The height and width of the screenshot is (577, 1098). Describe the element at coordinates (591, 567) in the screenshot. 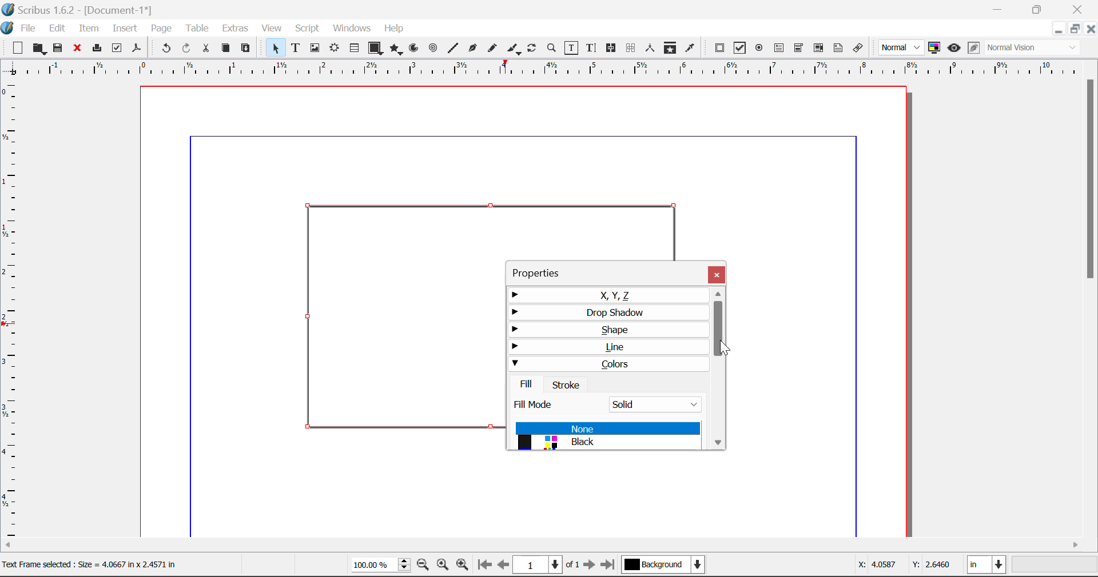

I see `Next Page` at that location.